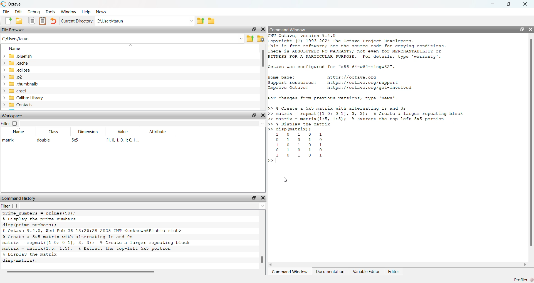  I want to click on Name, so click(19, 131).